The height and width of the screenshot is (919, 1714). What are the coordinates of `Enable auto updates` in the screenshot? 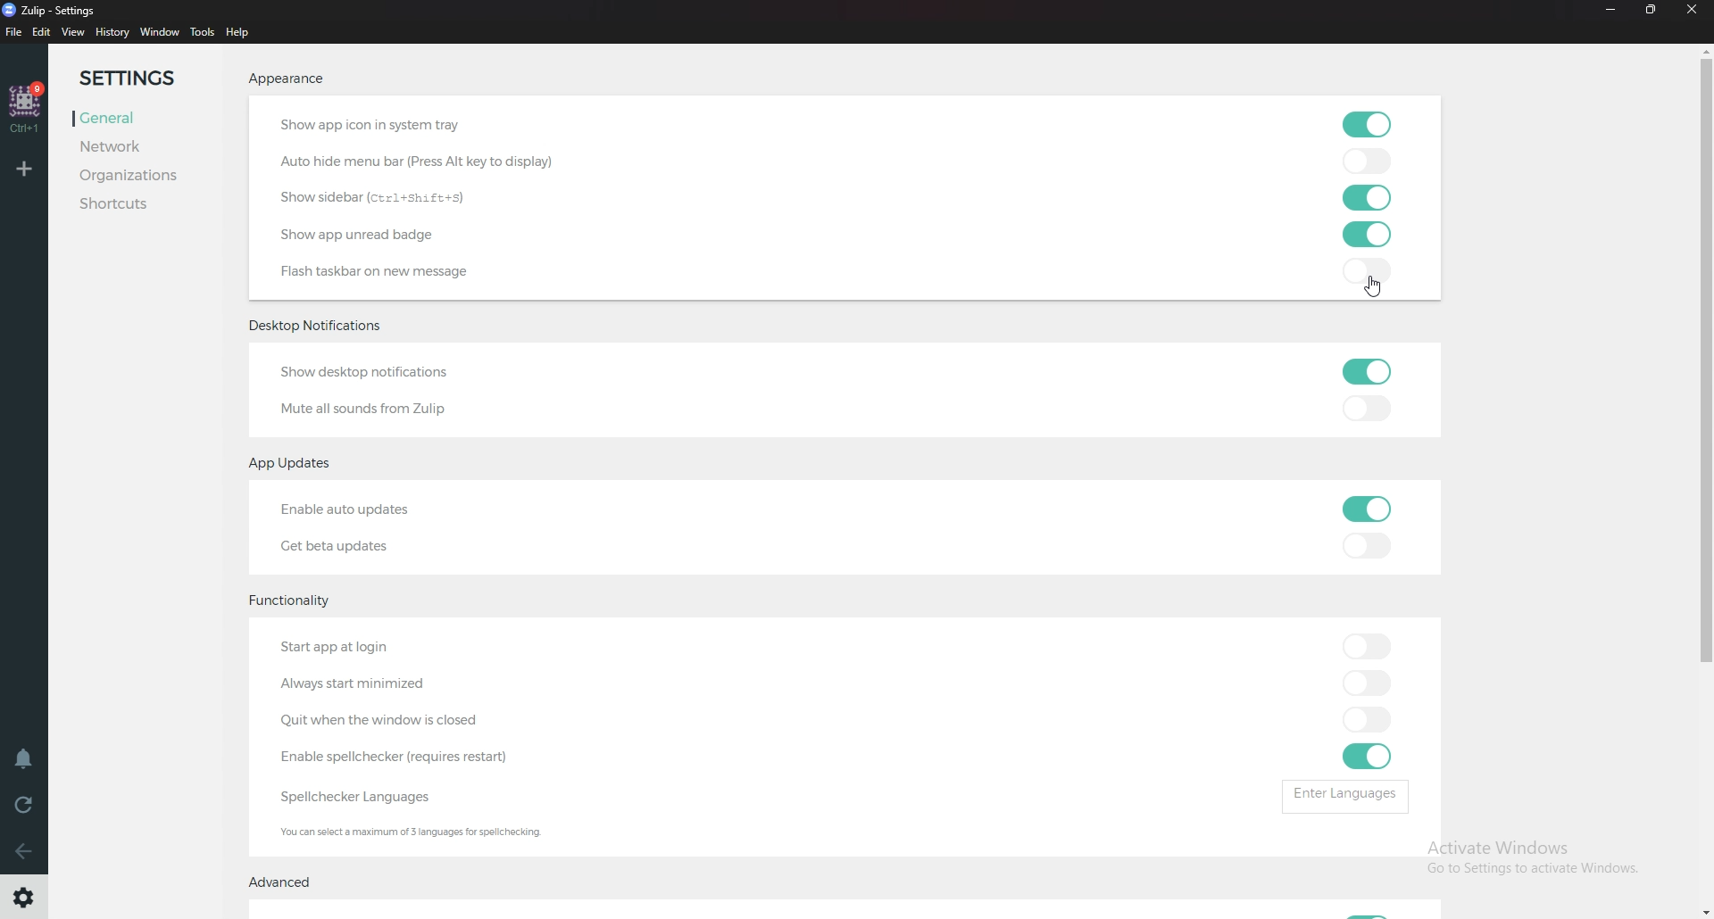 It's located at (369, 509).